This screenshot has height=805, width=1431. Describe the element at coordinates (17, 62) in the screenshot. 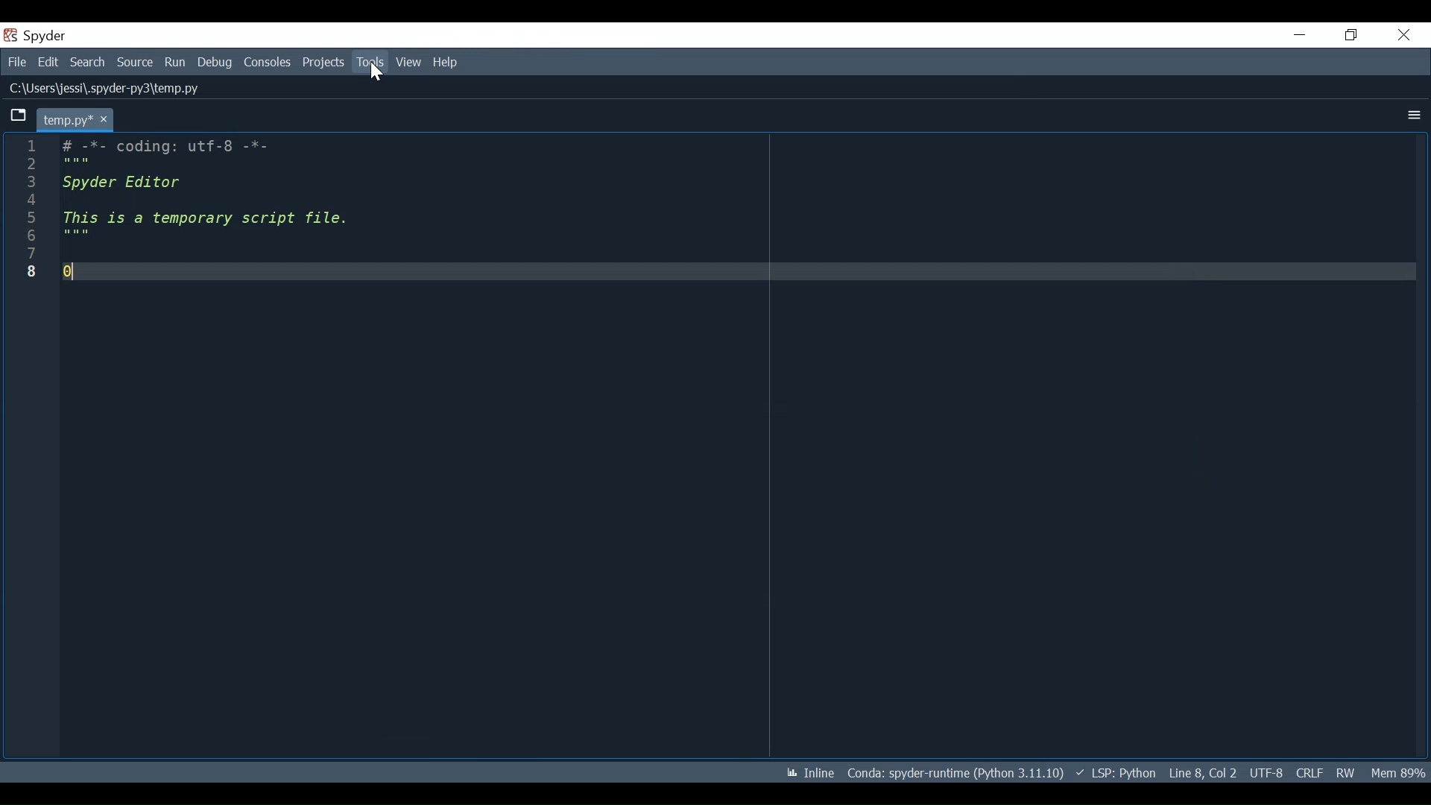

I see `File` at that location.